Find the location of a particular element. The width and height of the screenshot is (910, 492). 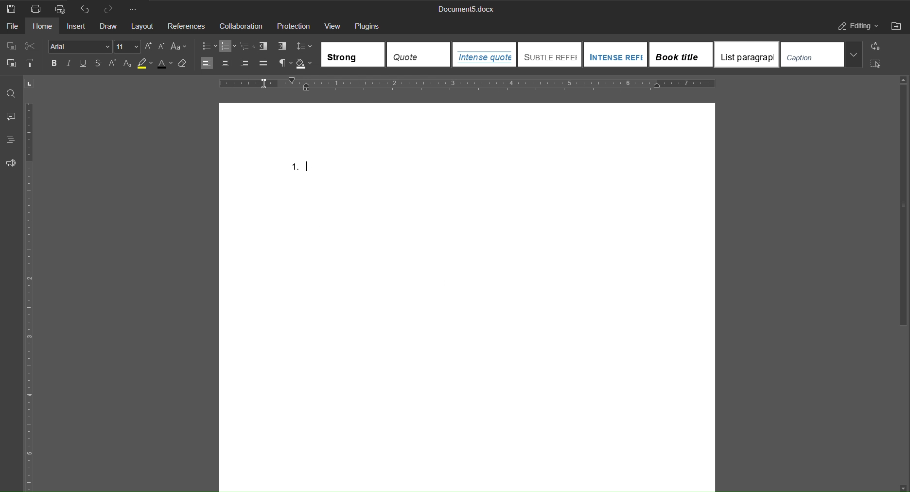

Shadow is located at coordinates (305, 63).